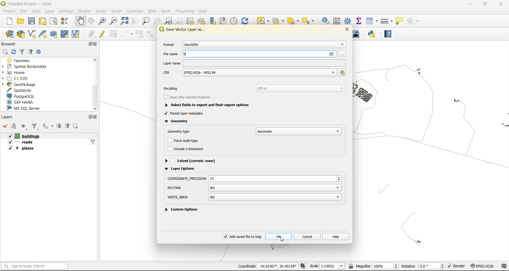  I want to click on zoom last, so click(169, 20).